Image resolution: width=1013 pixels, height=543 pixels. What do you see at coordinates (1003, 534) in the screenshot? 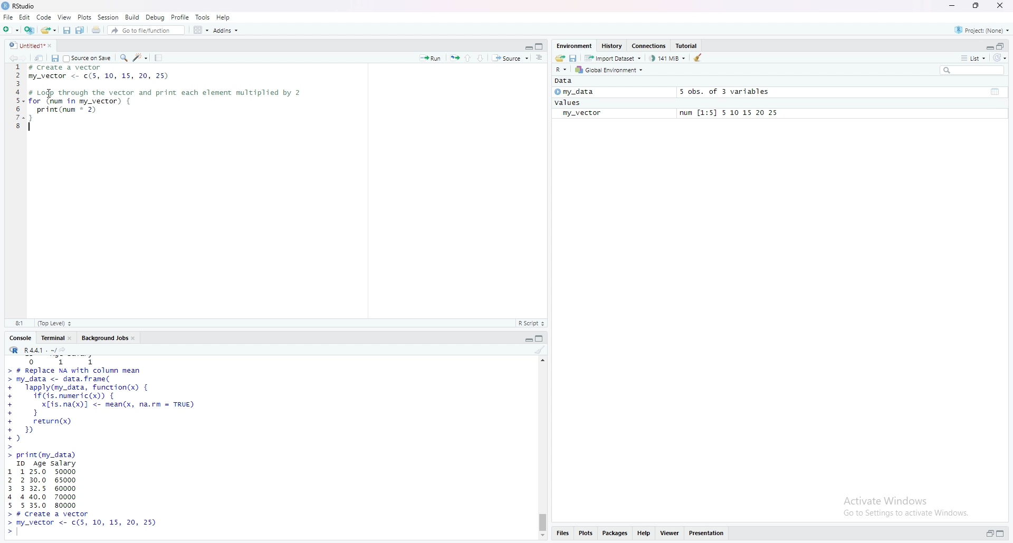
I see `collapse` at bounding box center [1003, 534].